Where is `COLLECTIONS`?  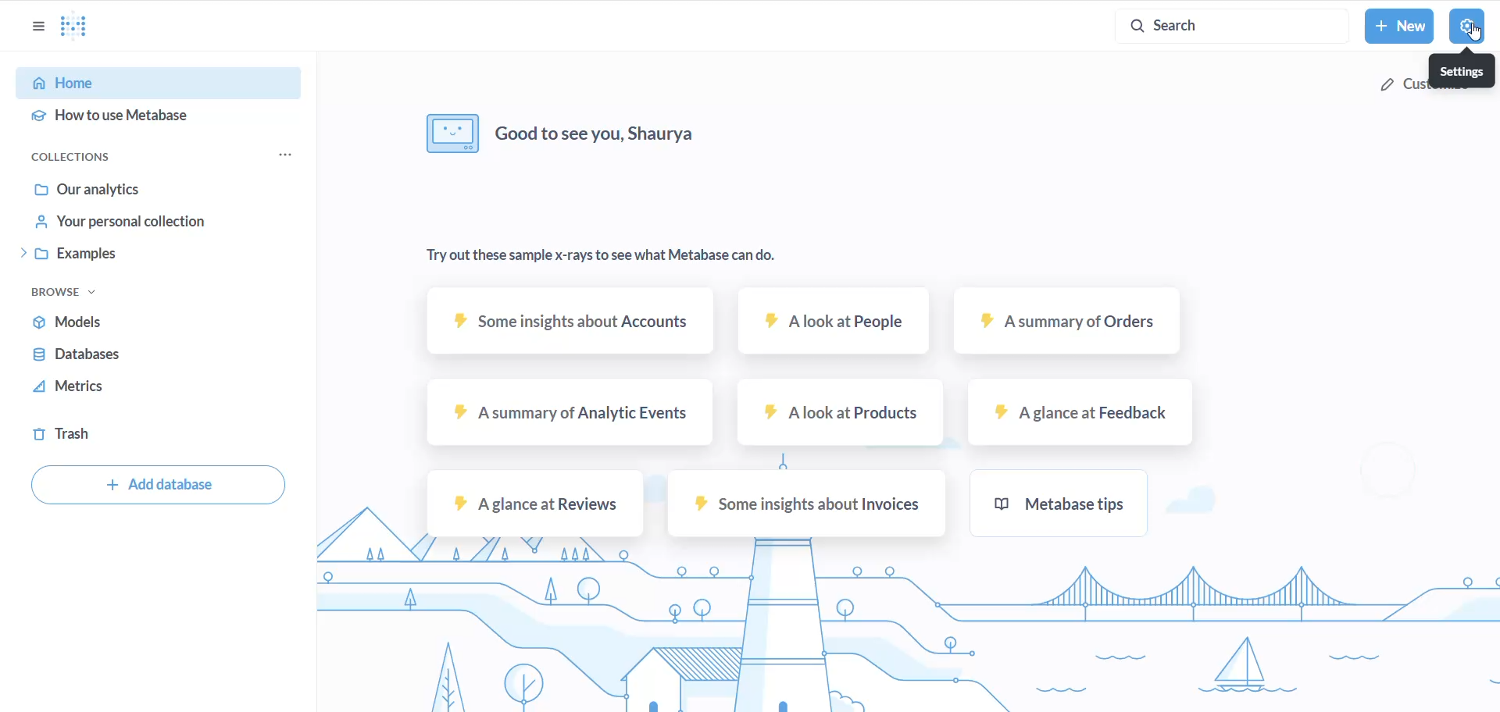
COLLECTIONS is located at coordinates (86, 157).